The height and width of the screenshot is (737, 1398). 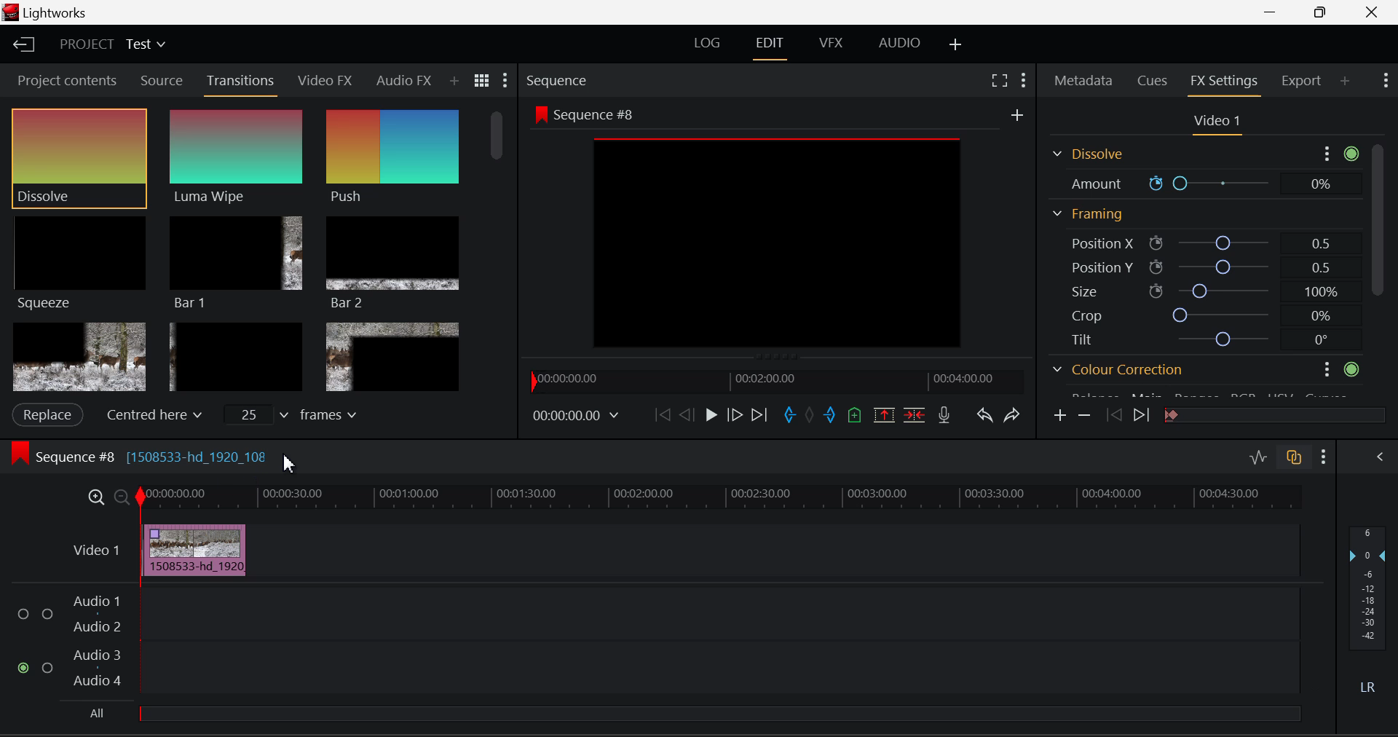 I want to click on Decibel Level, so click(x=1372, y=612).